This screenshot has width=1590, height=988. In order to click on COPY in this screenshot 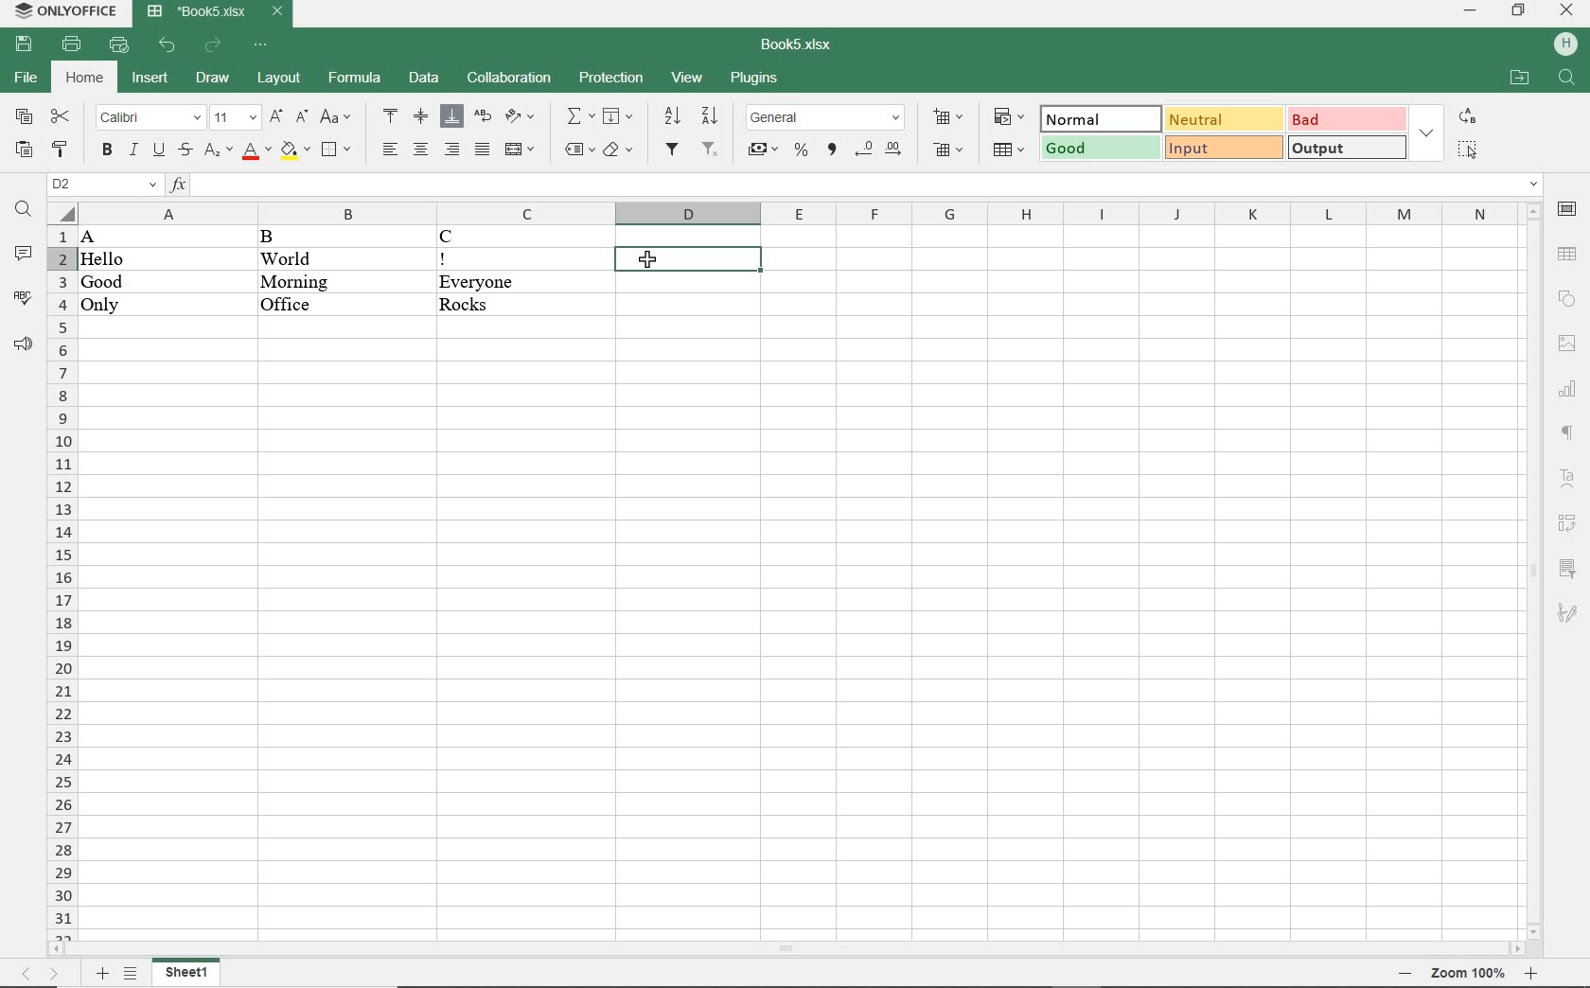, I will do `click(25, 117)`.